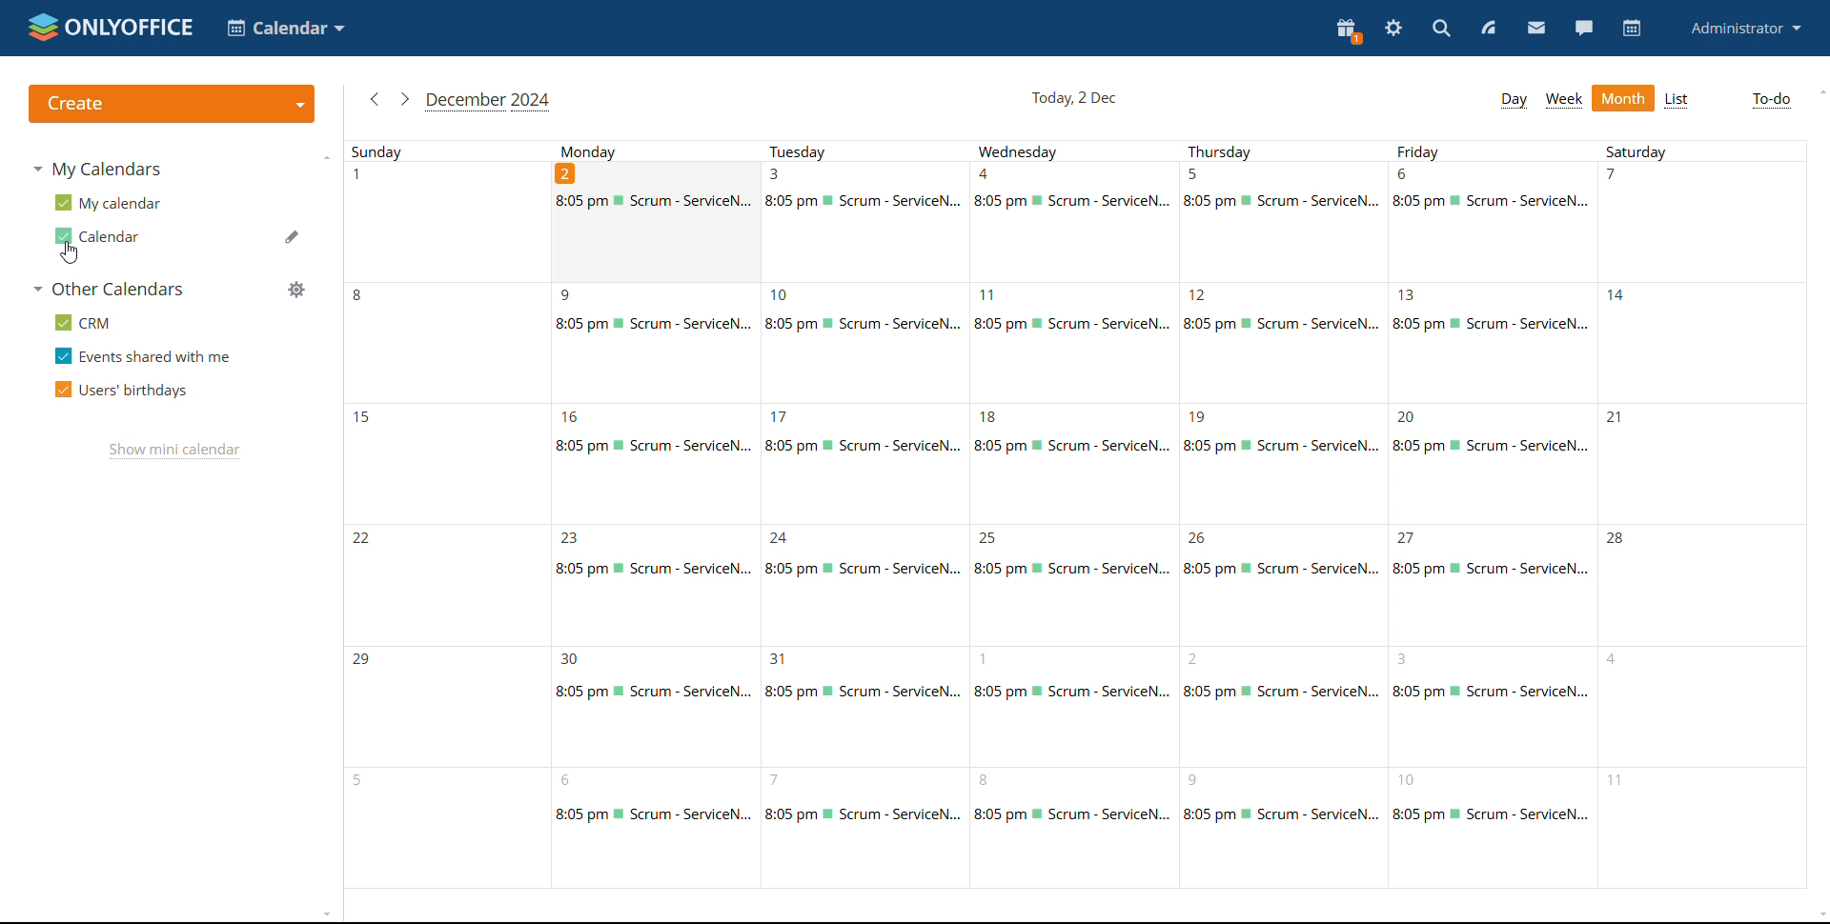 Image resolution: width=1830 pixels, height=924 pixels. What do you see at coordinates (1286, 153) in the screenshot?
I see `thursday` at bounding box center [1286, 153].